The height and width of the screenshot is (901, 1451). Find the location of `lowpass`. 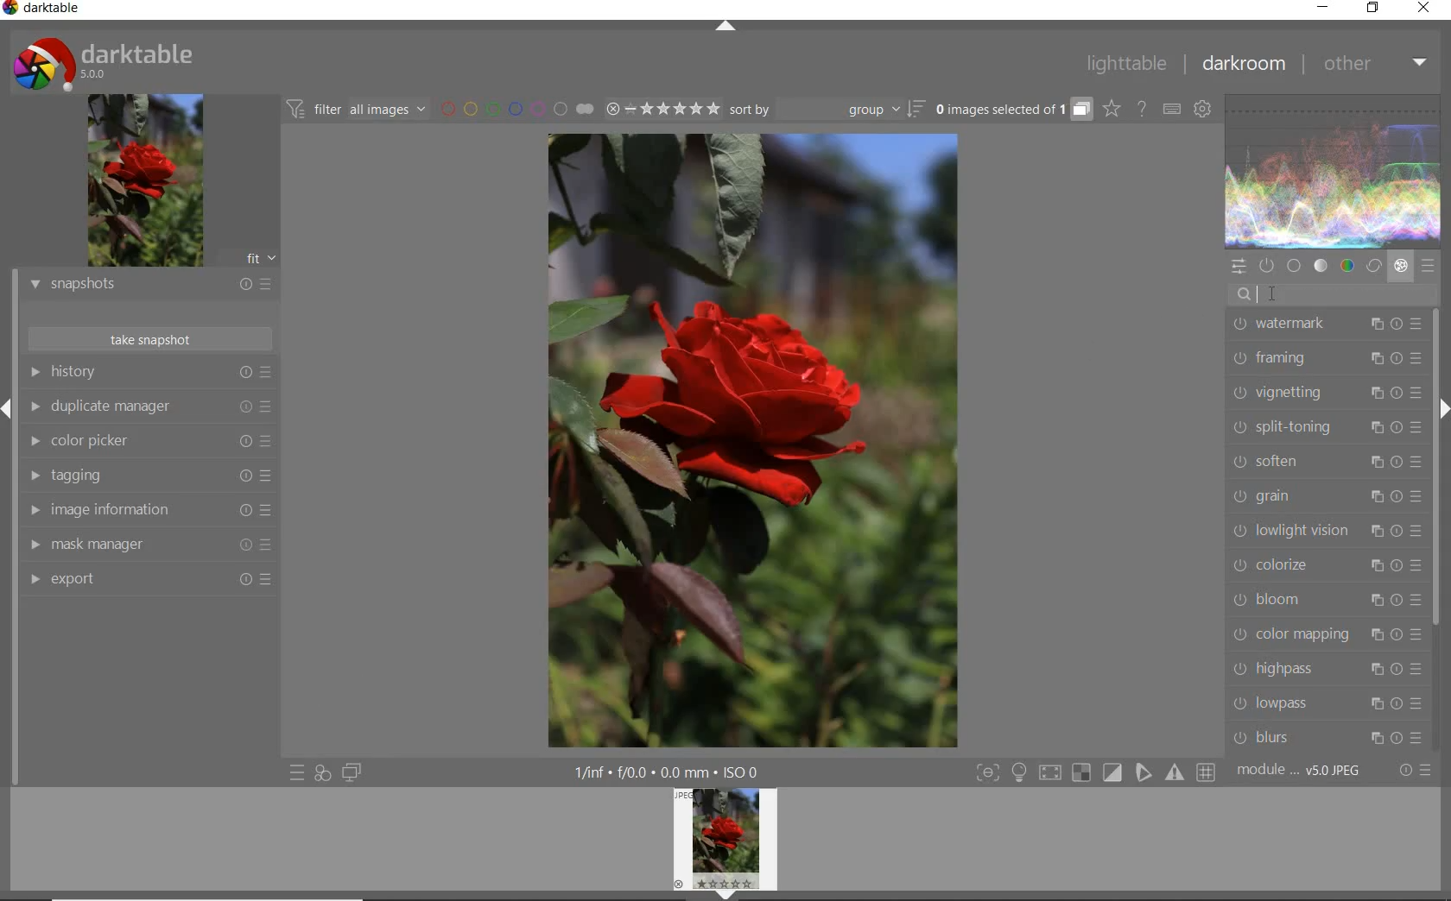

lowpass is located at coordinates (1324, 703).